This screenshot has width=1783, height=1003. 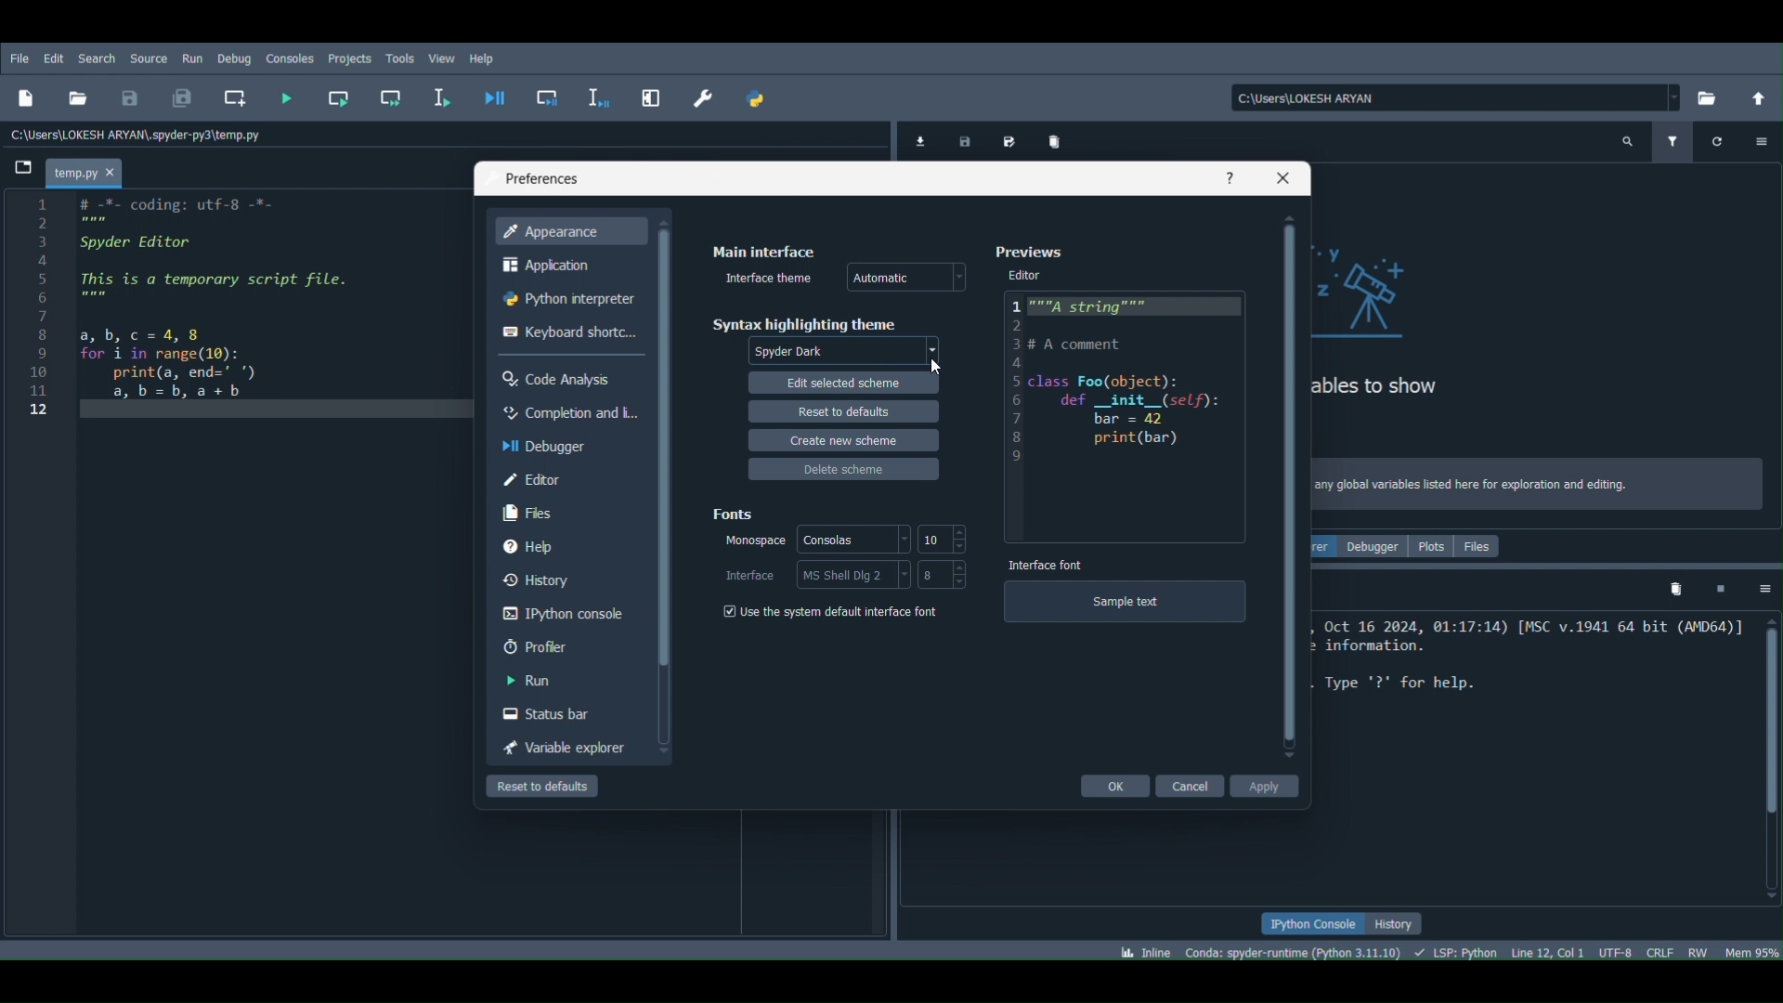 I want to click on Edit selected scheme, so click(x=847, y=381).